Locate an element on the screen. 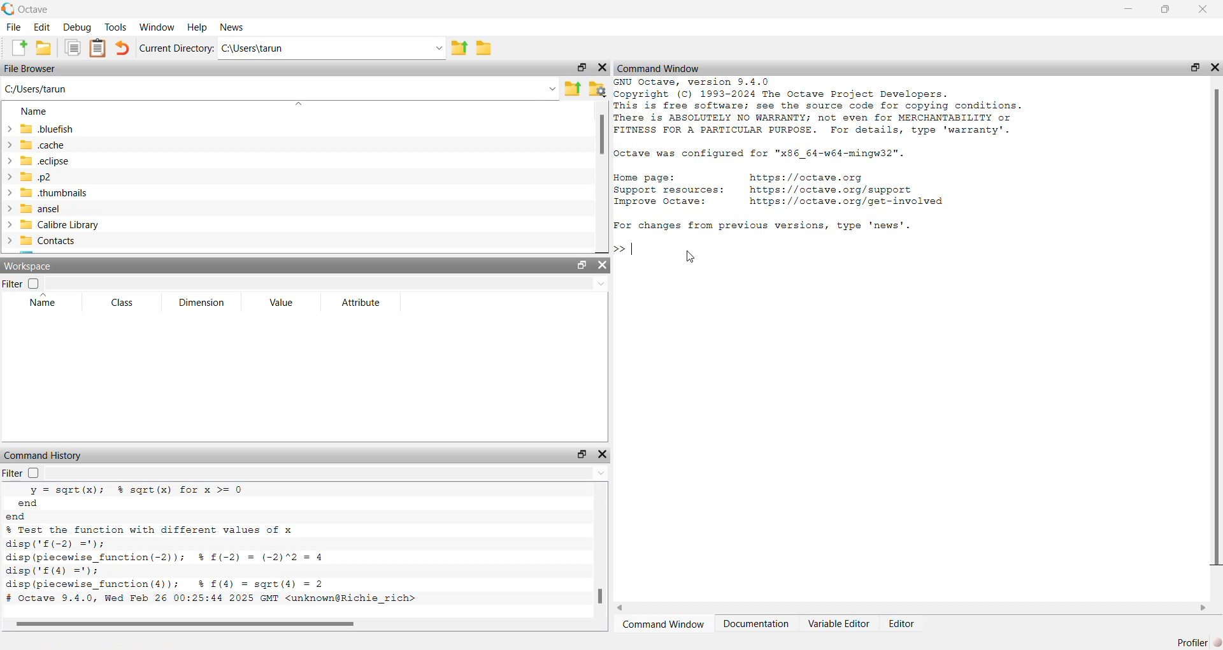 Image resolution: width=1223 pixels, height=650 pixels. Close is located at coordinates (603, 66).